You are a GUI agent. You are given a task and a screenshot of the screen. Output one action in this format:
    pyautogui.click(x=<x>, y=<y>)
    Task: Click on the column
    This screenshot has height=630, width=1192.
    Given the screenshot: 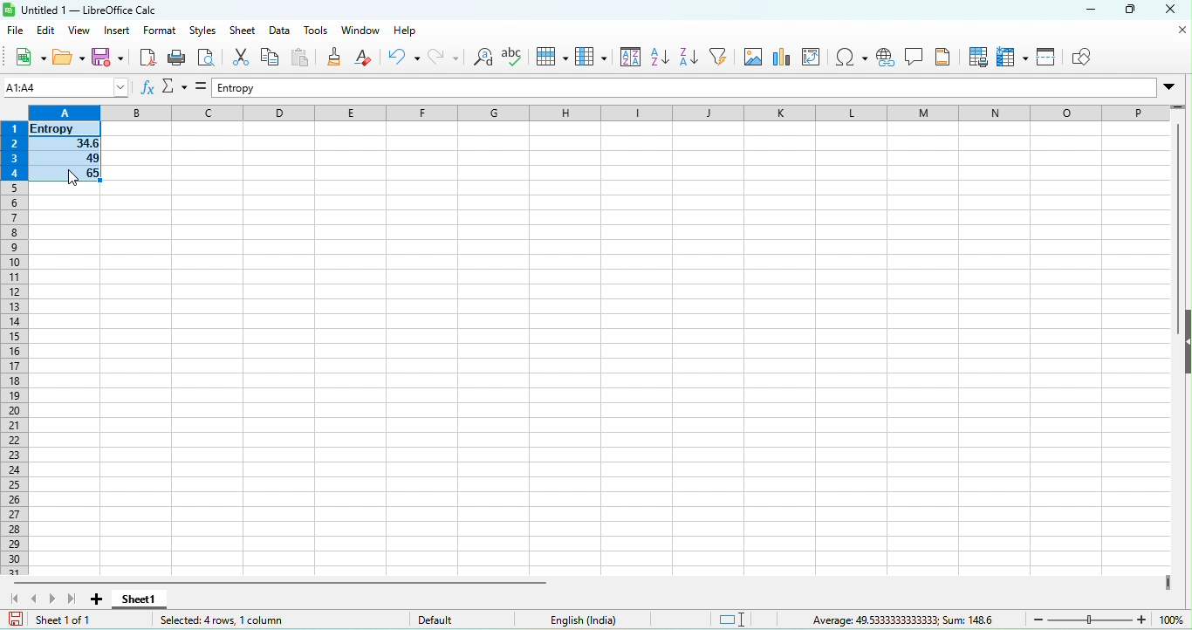 What is the action you would take?
    pyautogui.click(x=588, y=57)
    